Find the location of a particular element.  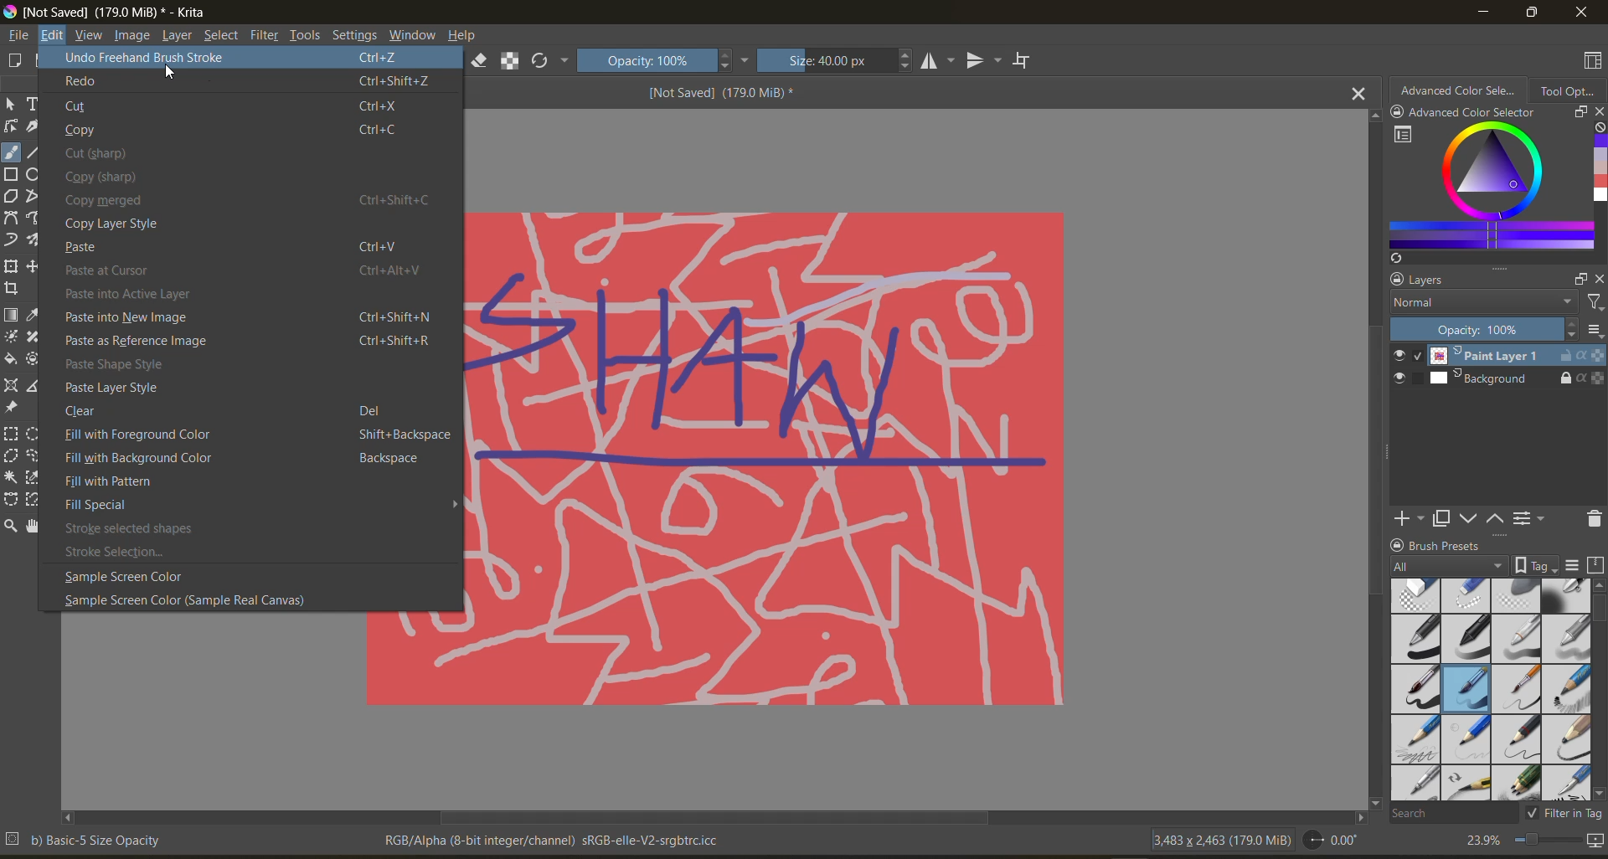

cut (sharp) is located at coordinates (103, 153).